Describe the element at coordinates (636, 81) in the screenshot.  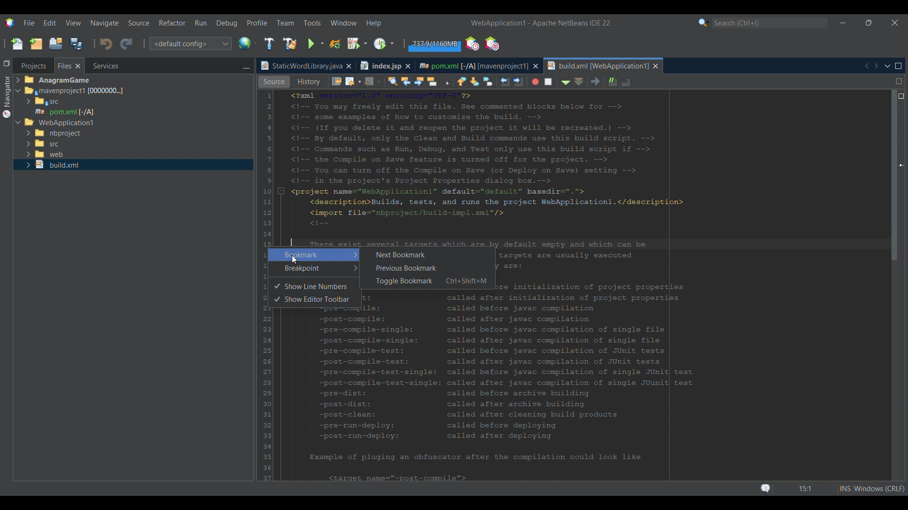
I see `Stop macro recording` at that location.